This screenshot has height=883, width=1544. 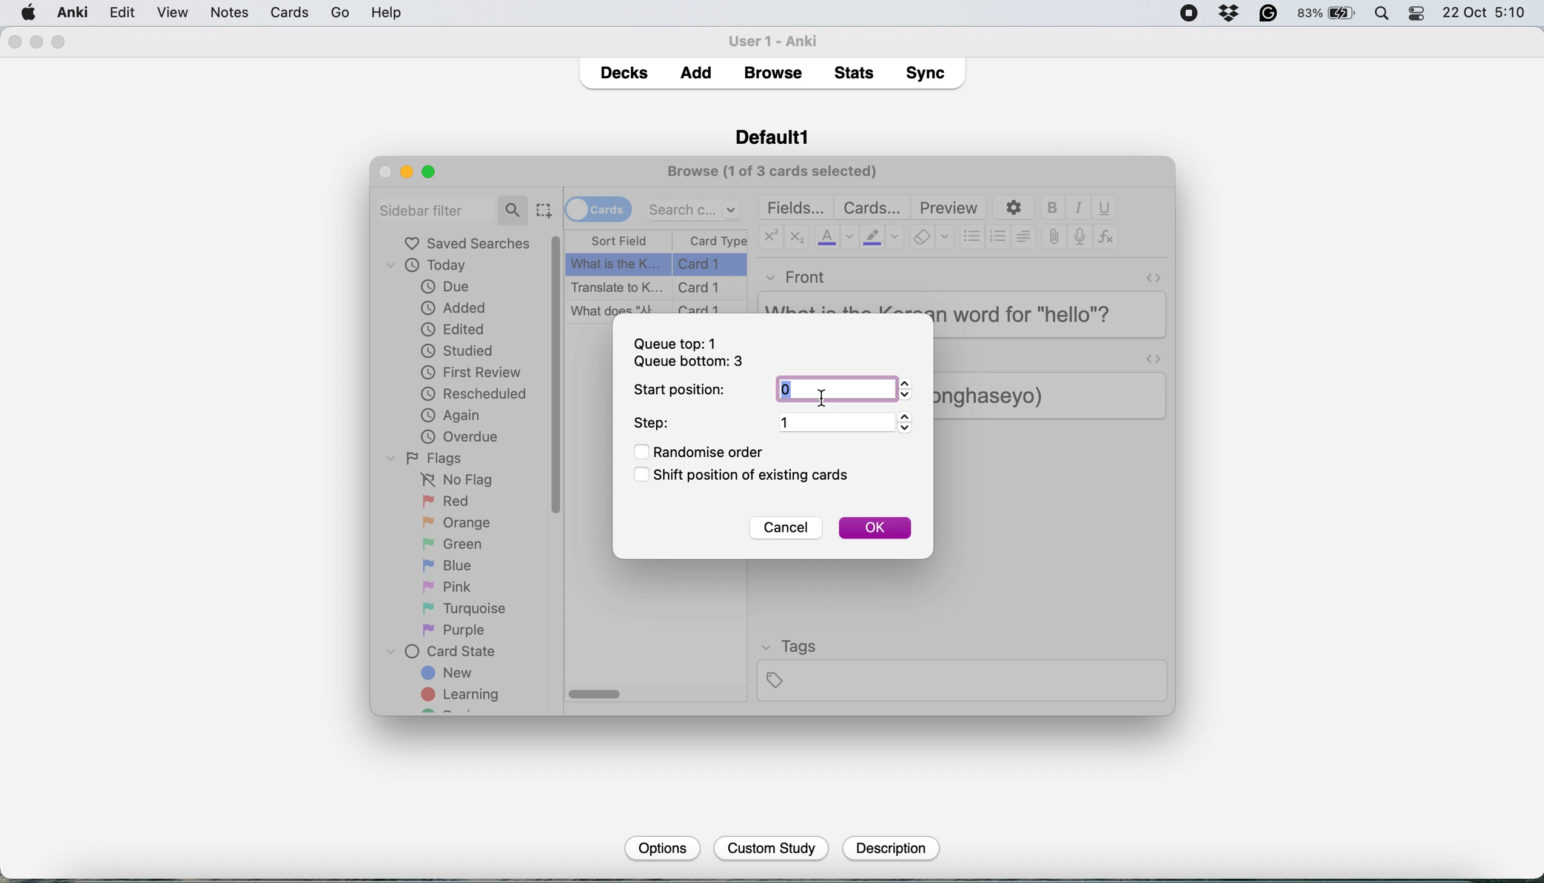 What do you see at coordinates (705, 452) in the screenshot?
I see `randomise order` at bounding box center [705, 452].